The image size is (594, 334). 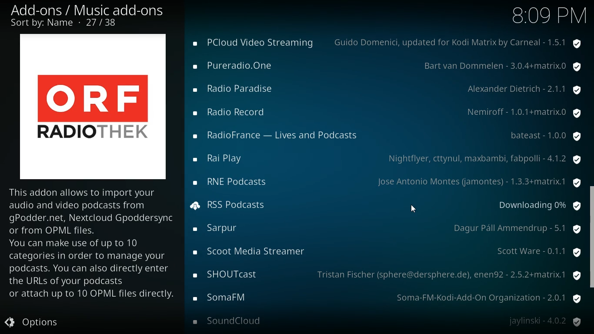 What do you see at coordinates (252, 250) in the screenshot?
I see `s Scoot Media Streamer` at bounding box center [252, 250].